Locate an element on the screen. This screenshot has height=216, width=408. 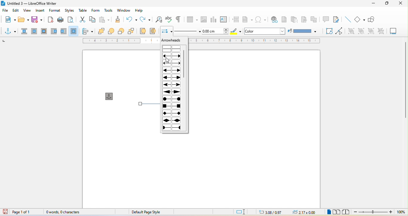
forward one is located at coordinates (113, 31).